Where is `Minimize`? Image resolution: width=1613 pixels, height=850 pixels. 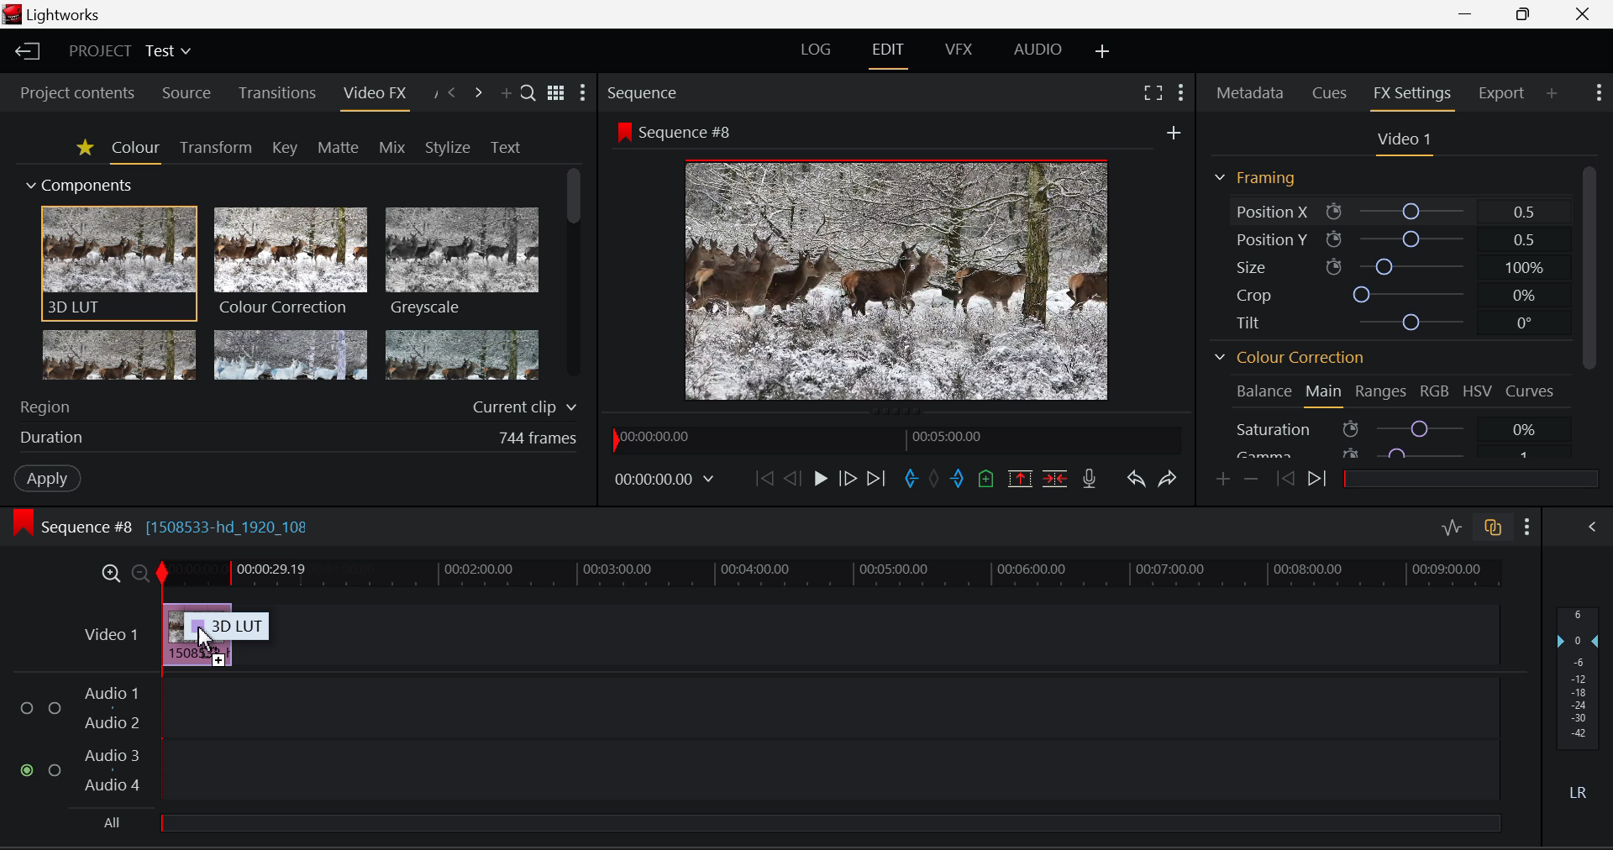
Minimize is located at coordinates (1526, 14).